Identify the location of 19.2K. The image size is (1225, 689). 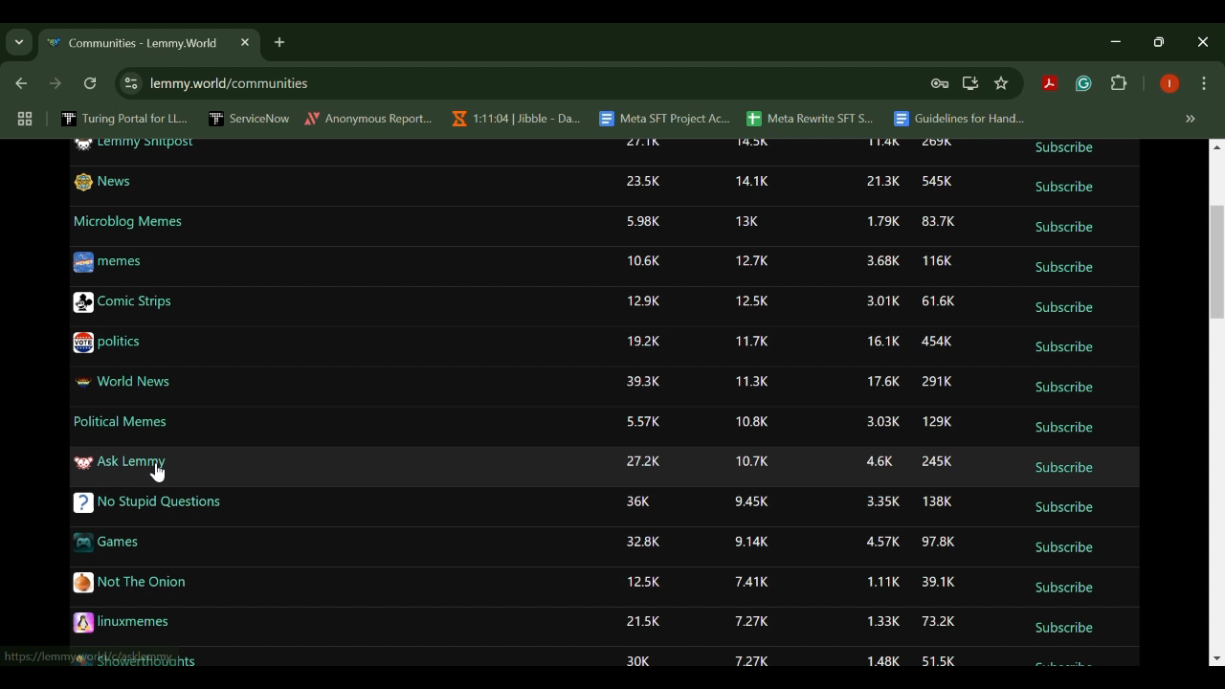
(645, 340).